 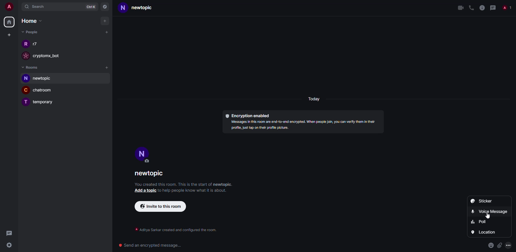 I want to click on encryption enabled, so click(x=248, y=116).